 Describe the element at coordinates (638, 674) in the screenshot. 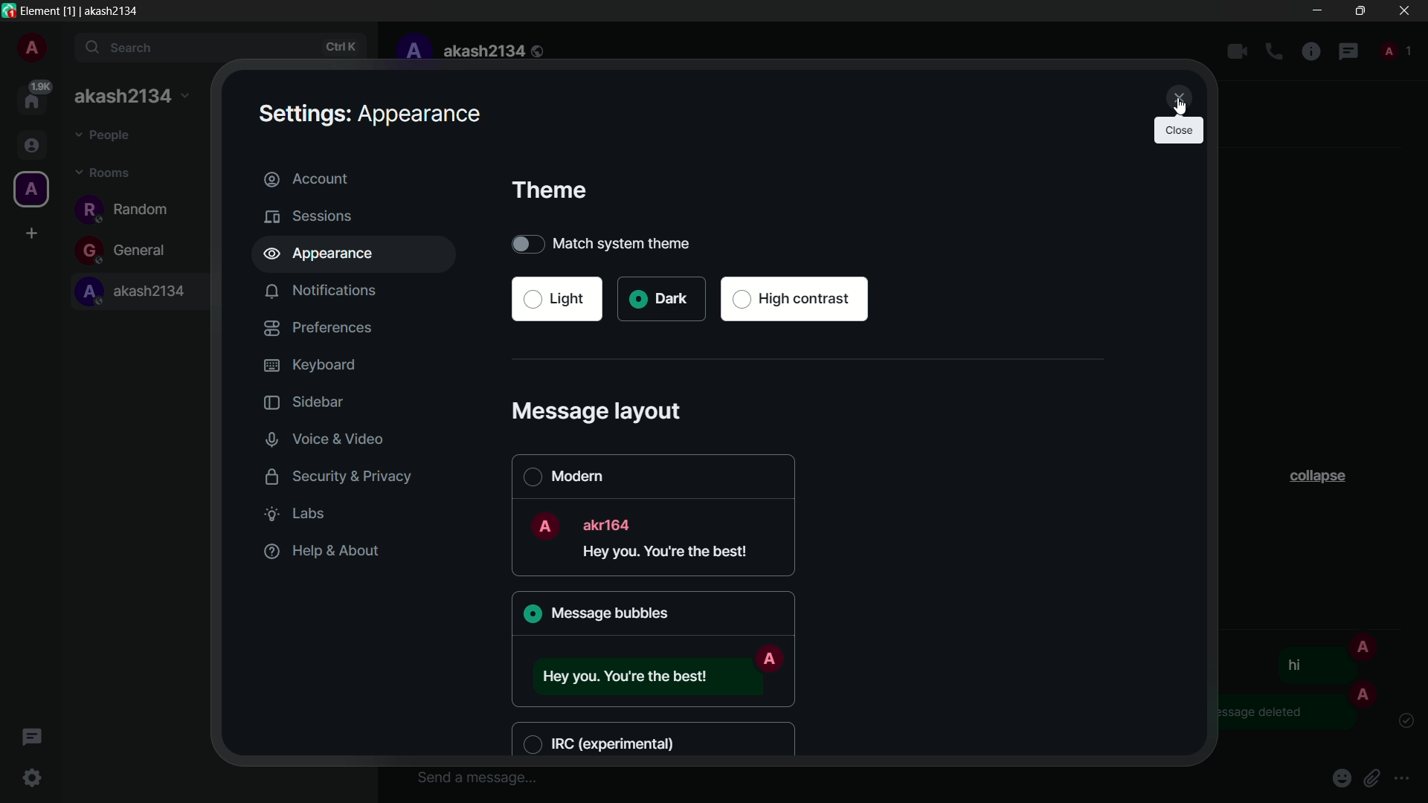

I see `hey you. You're the best!` at that location.